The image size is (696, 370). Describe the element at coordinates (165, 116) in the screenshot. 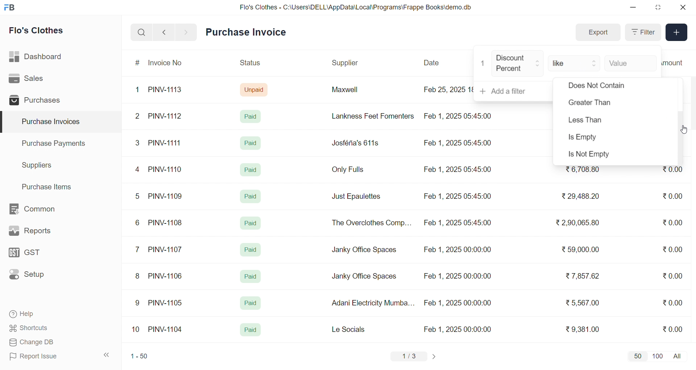

I see `PINV-1112` at that location.